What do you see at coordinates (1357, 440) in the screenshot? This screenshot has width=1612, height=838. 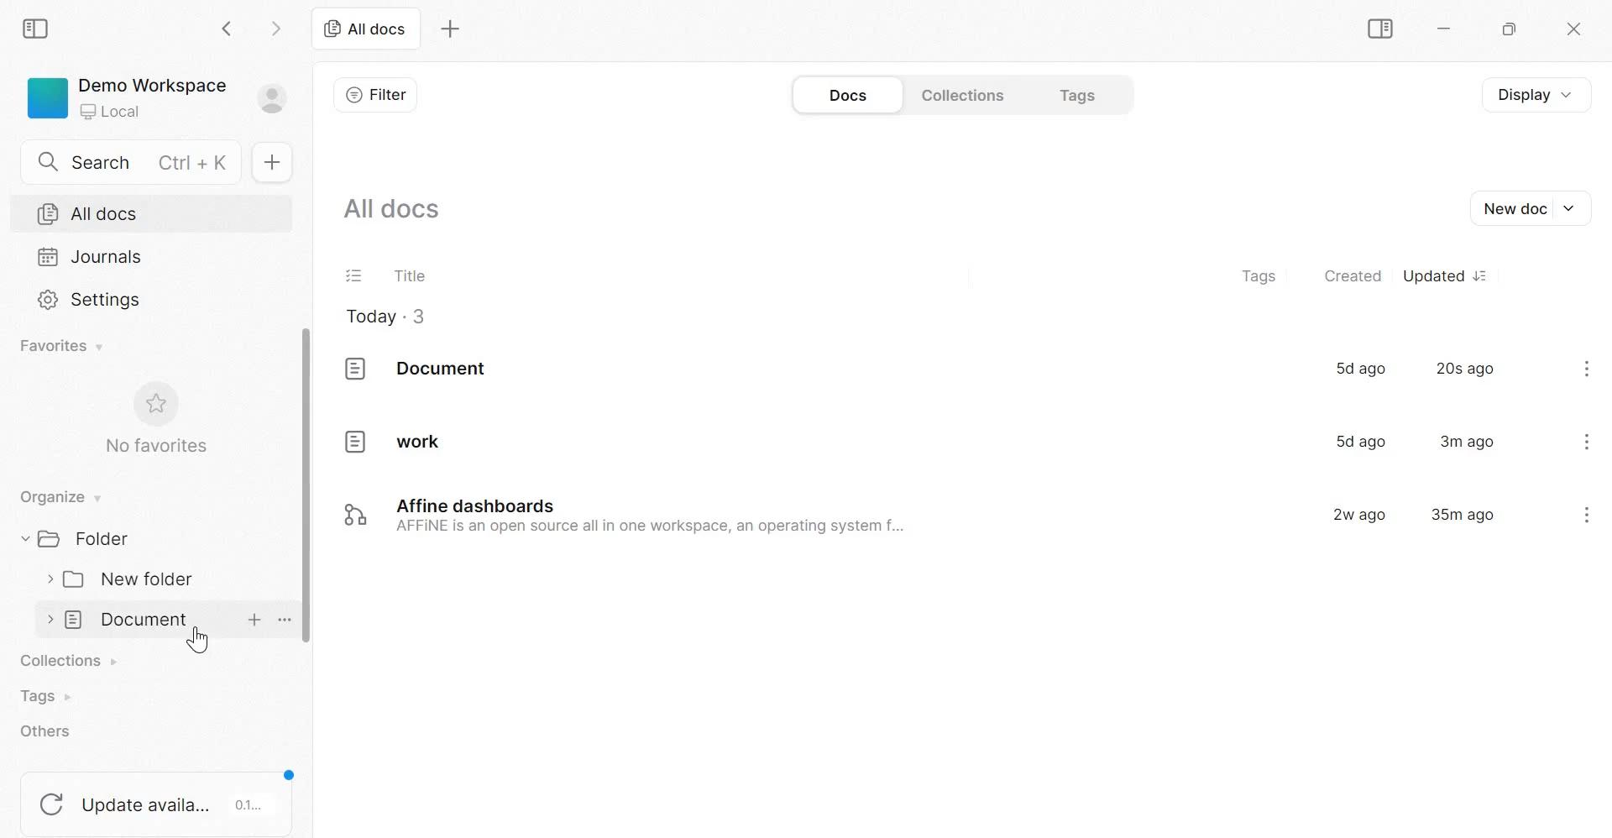 I see `5d ago` at bounding box center [1357, 440].